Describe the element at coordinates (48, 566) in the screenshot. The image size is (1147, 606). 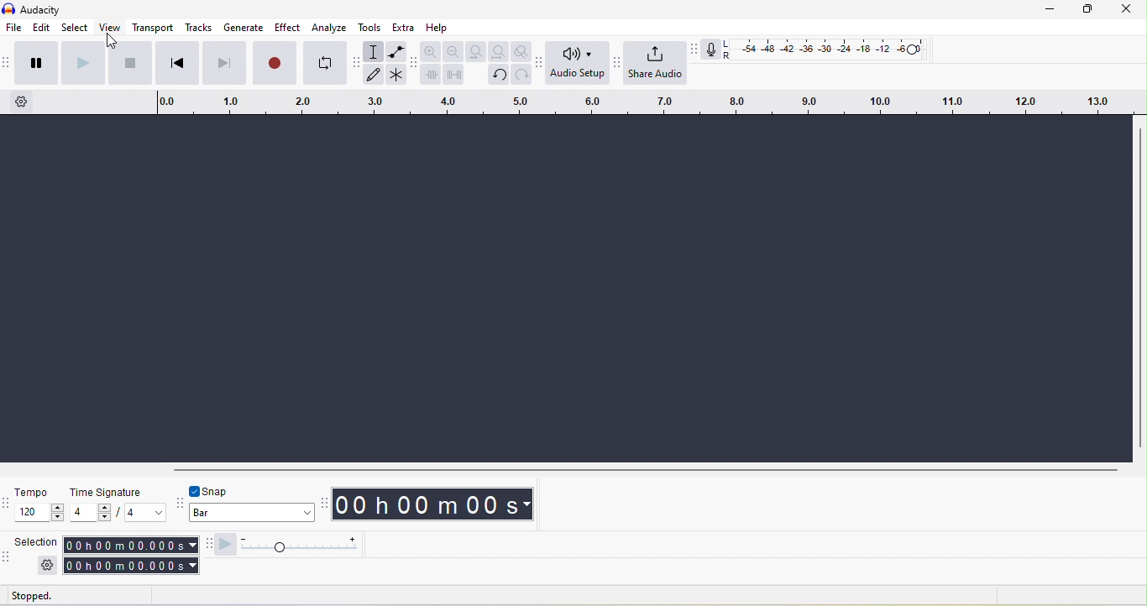
I see `selection settings` at that location.